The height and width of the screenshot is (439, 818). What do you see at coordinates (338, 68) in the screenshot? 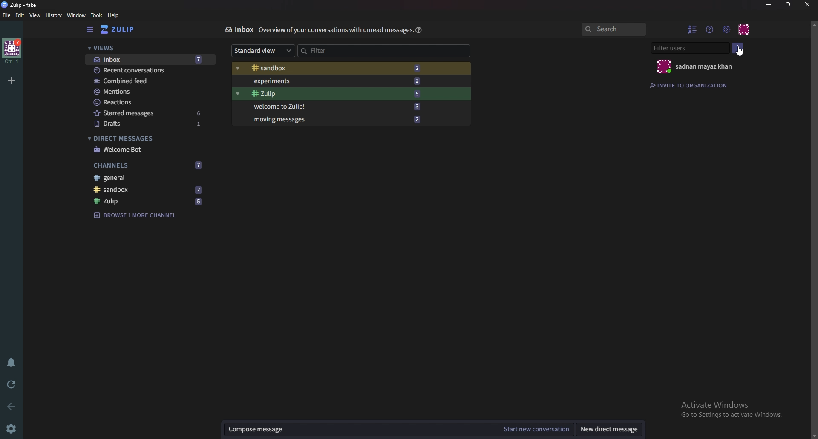
I see `Sandbox` at bounding box center [338, 68].